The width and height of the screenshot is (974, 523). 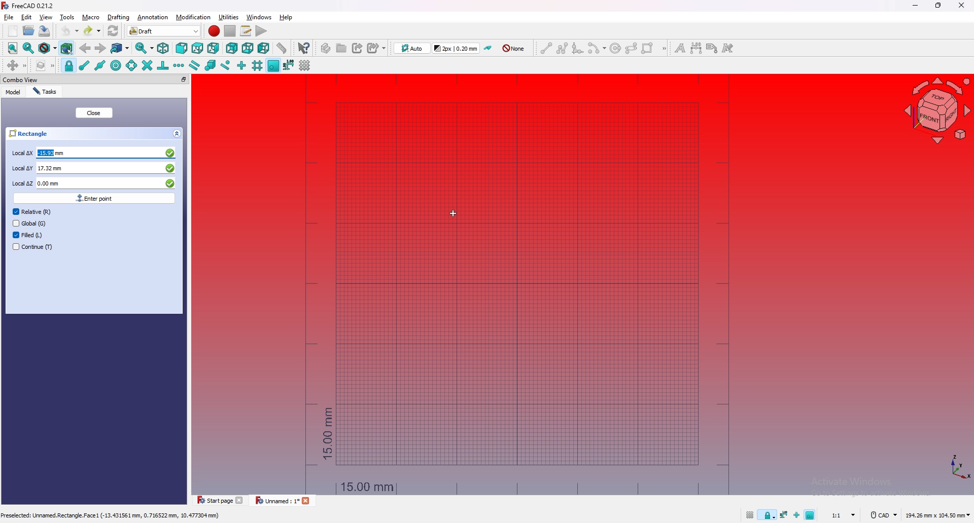 What do you see at coordinates (457, 48) in the screenshot?
I see `change default style for new objects` at bounding box center [457, 48].